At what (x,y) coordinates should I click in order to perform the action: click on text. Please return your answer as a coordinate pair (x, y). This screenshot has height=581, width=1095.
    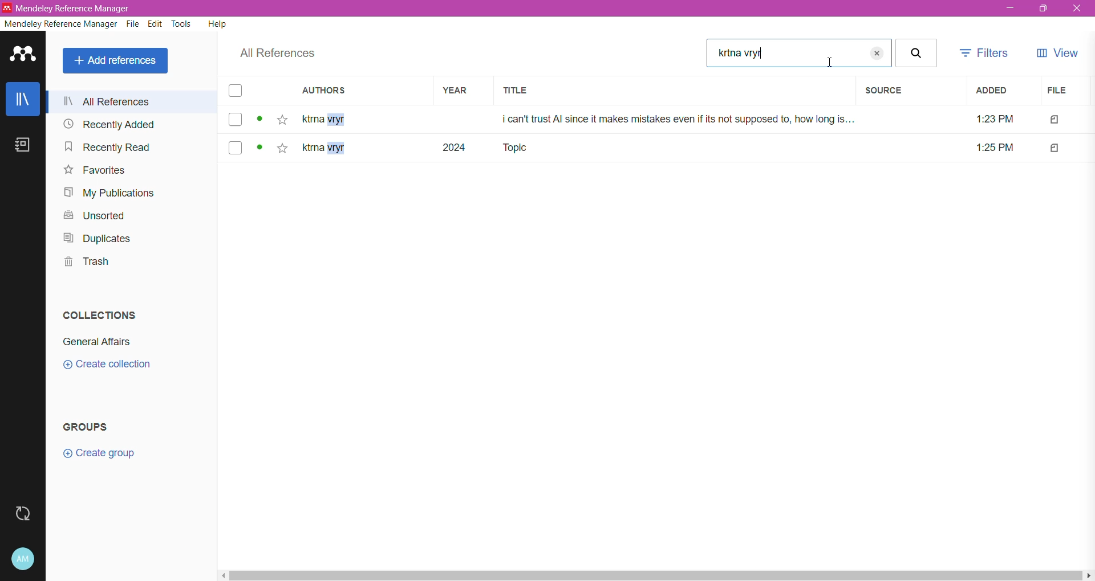
    Looking at the image, I should click on (748, 54).